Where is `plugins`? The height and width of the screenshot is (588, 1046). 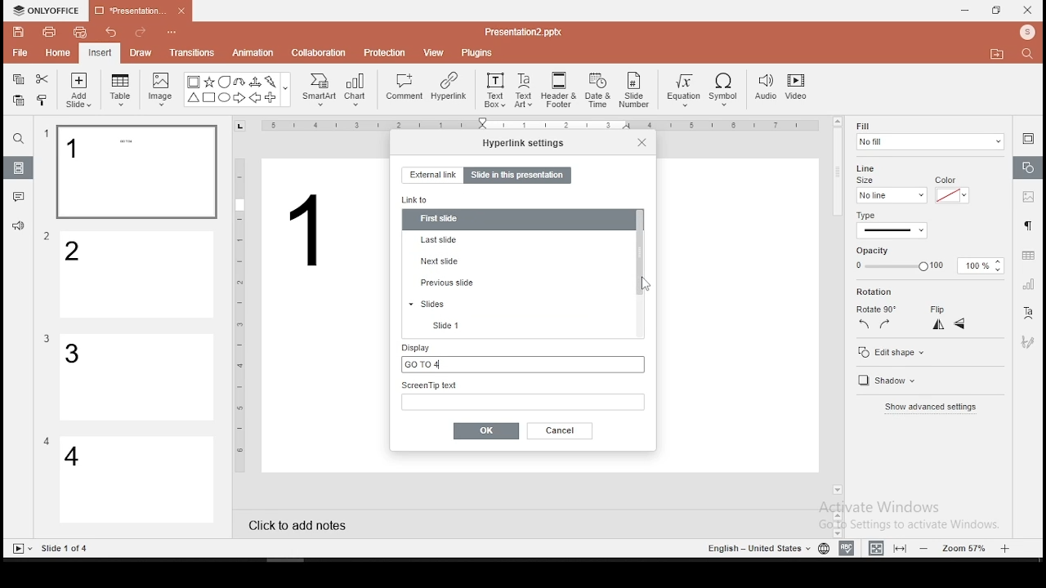
plugins is located at coordinates (478, 50).